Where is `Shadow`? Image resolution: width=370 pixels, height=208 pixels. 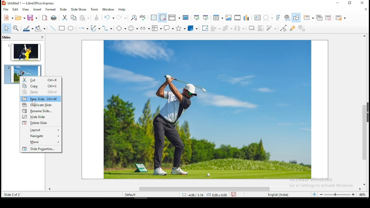 Shadow is located at coordinates (250, 28).